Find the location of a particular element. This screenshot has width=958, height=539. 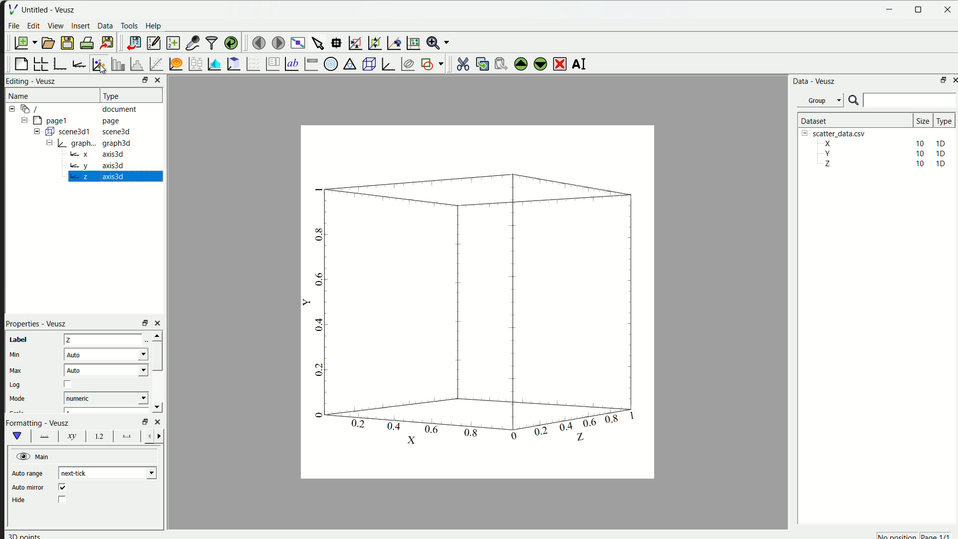

rename the selected widget is located at coordinates (579, 63).